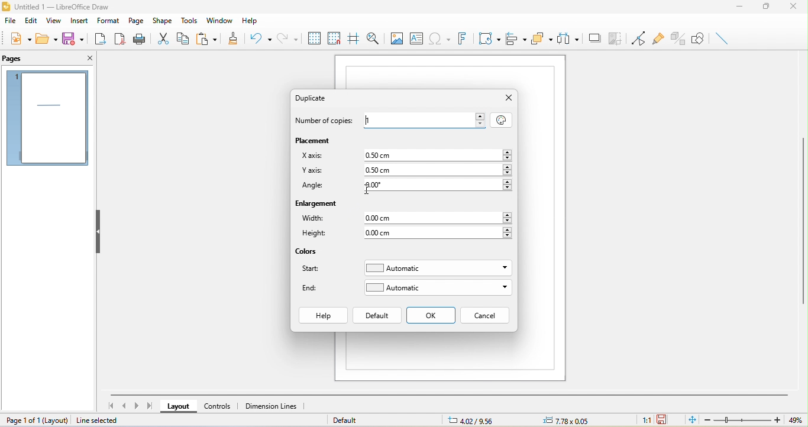 This screenshot has height=427, width=808. I want to click on arrange, so click(542, 40).